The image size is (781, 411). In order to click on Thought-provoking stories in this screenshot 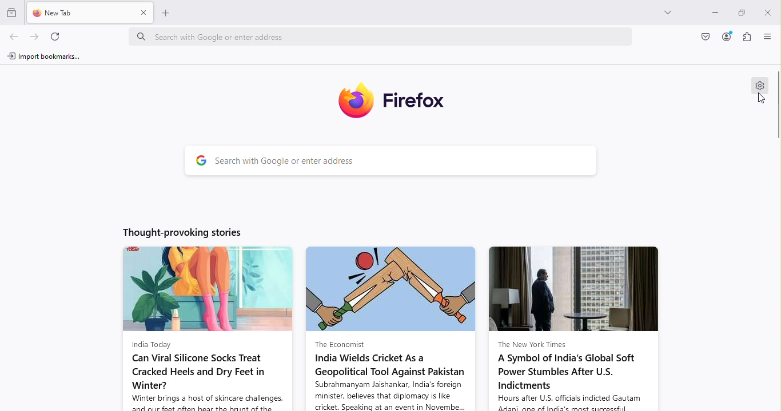, I will do `click(176, 231)`.